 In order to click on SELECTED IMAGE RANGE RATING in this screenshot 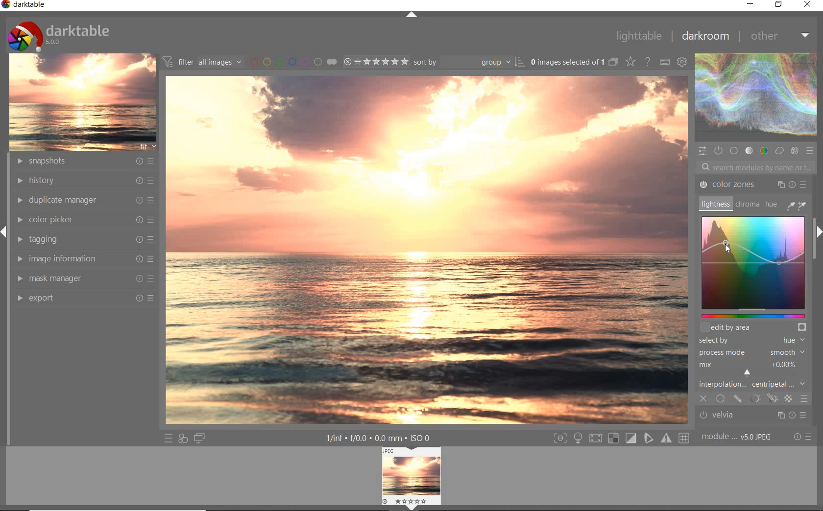, I will do `click(376, 61)`.